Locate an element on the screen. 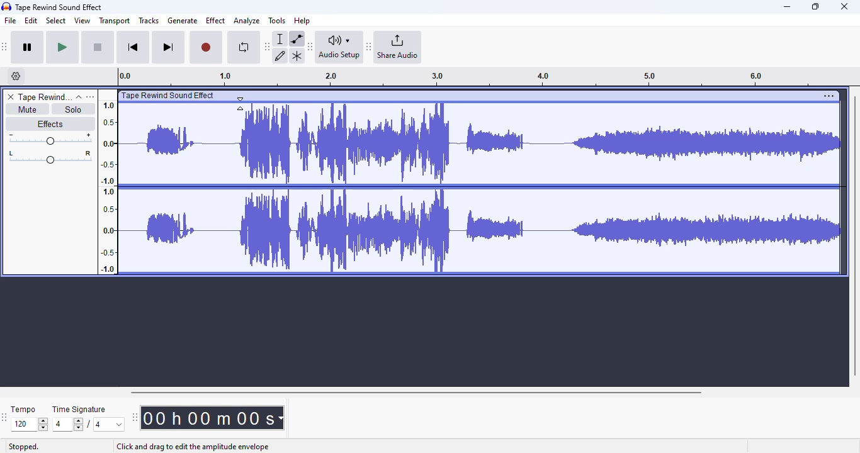 The image size is (860, 453). select is located at coordinates (56, 20).